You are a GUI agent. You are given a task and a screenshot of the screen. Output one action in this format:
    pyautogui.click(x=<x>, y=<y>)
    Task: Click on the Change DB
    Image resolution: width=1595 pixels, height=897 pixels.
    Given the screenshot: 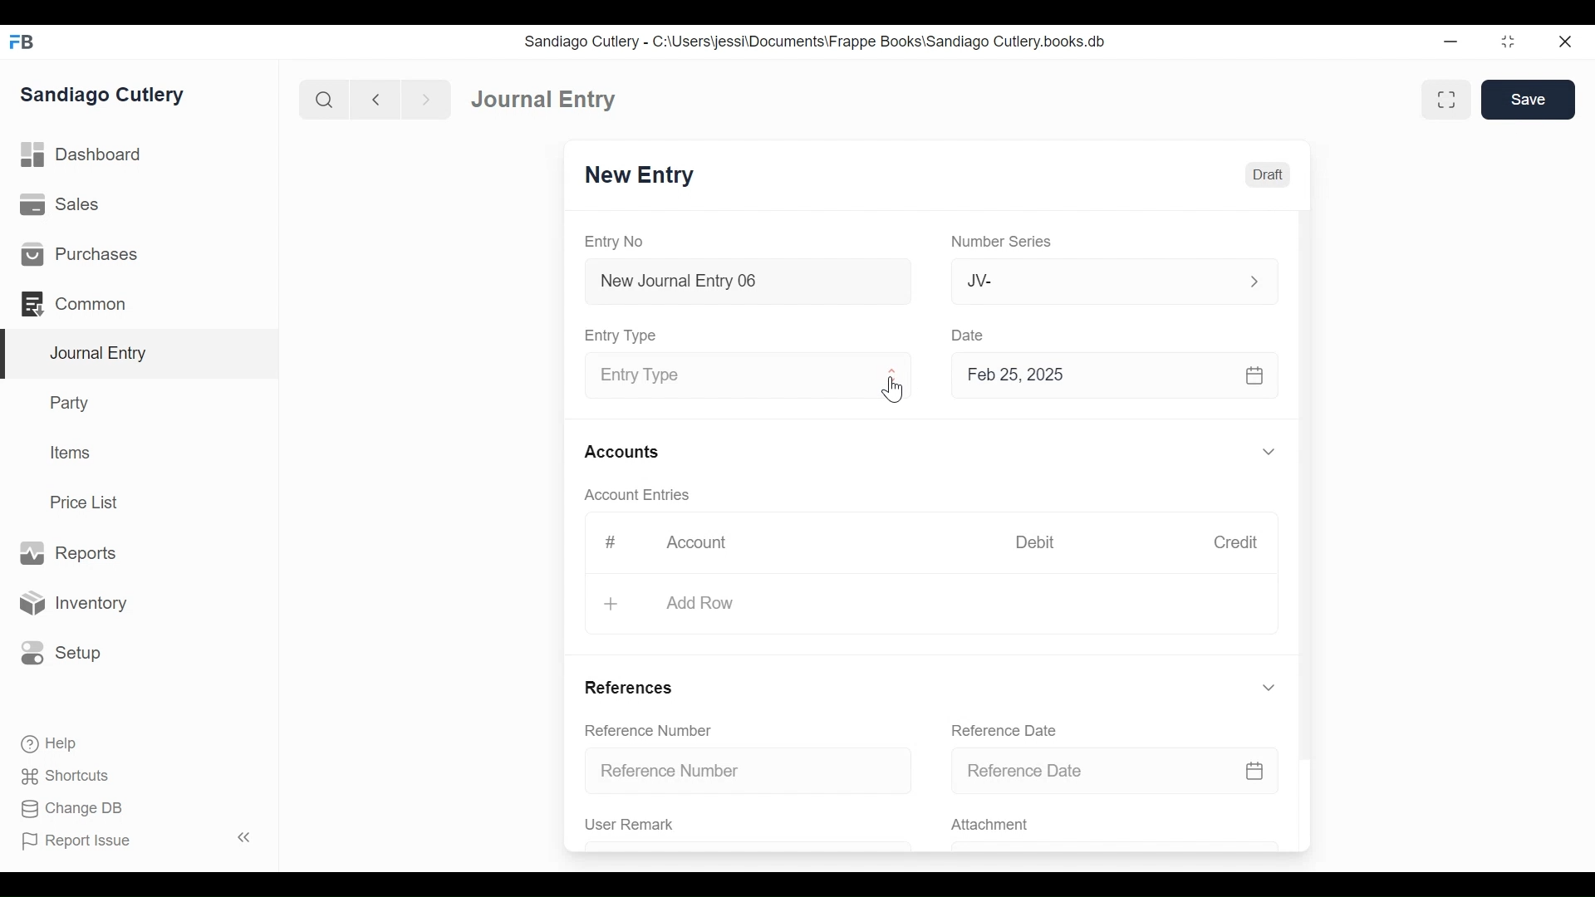 What is the action you would take?
    pyautogui.click(x=75, y=811)
    